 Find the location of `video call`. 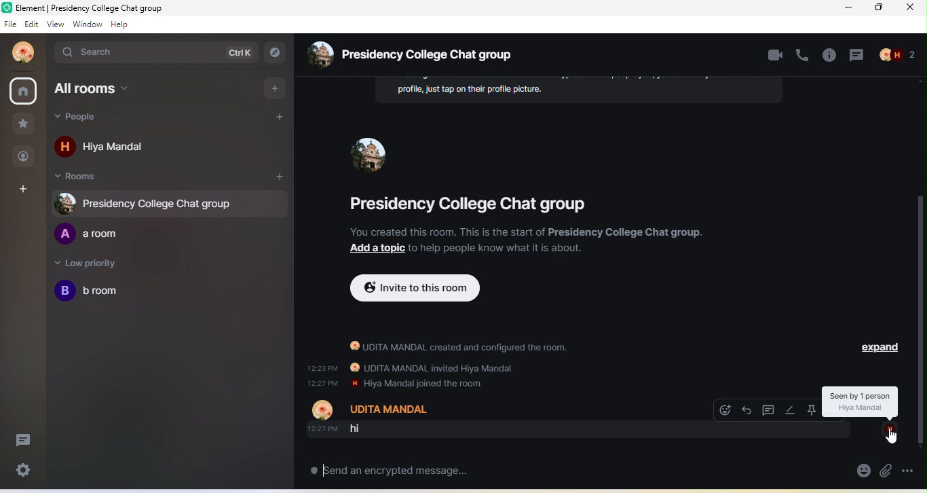

video call is located at coordinates (775, 56).